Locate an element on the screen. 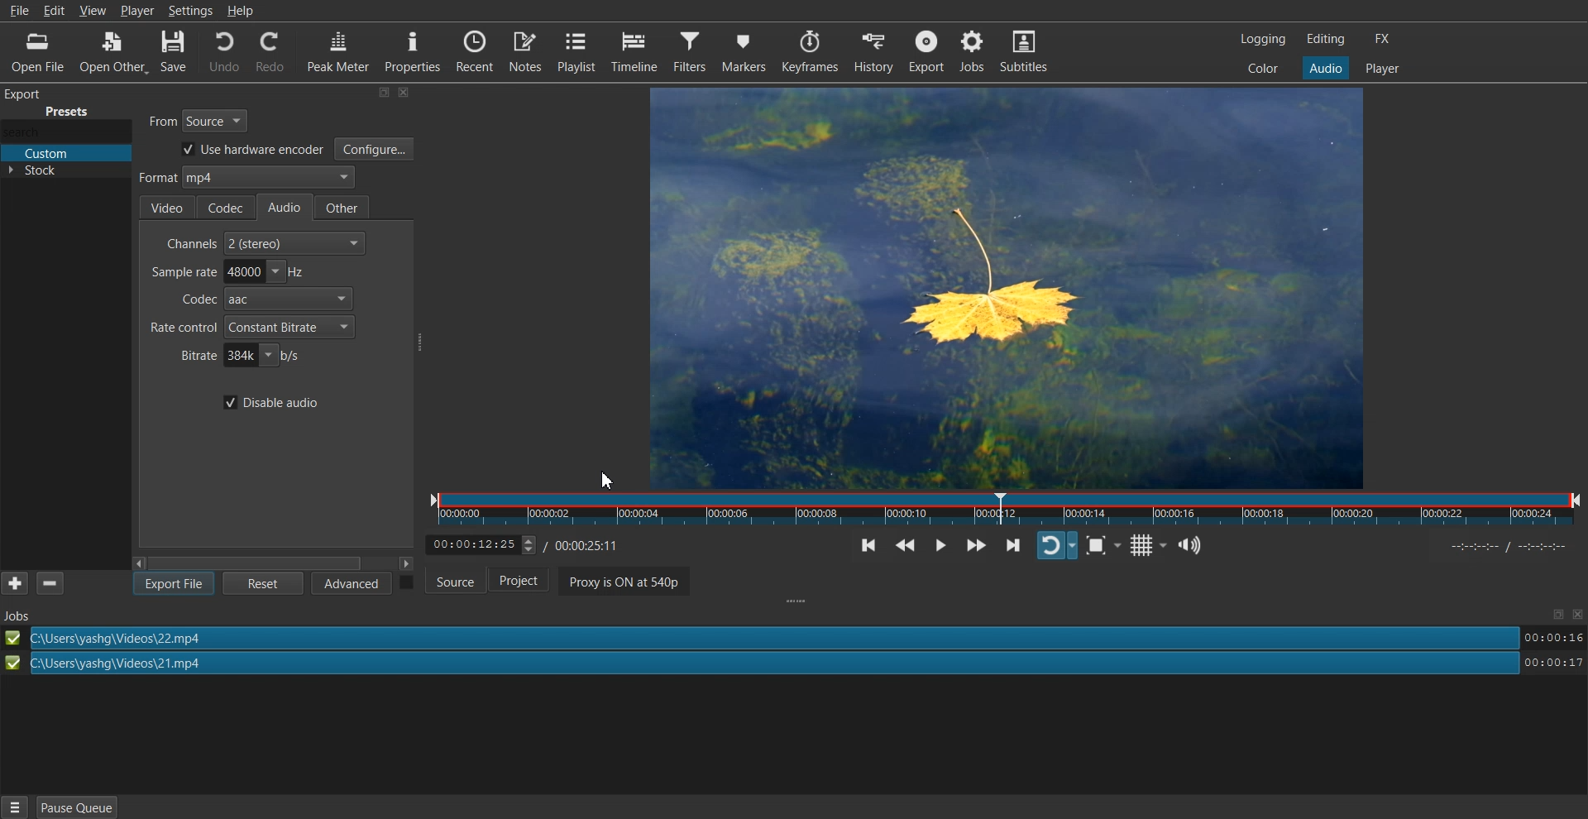 This screenshot has height=819, width=1588. Proxy is ON at 540p is located at coordinates (620, 582).